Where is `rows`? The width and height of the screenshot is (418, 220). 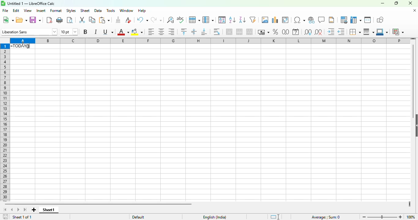 rows is located at coordinates (5, 123).